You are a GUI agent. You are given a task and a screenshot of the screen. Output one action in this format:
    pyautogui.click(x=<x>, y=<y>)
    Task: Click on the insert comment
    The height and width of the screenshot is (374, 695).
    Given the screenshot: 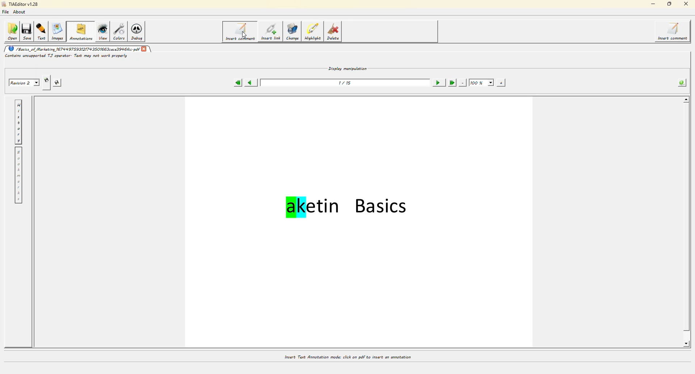 What is the action you would take?
    pyautogui.click(x=674, y=32)
    